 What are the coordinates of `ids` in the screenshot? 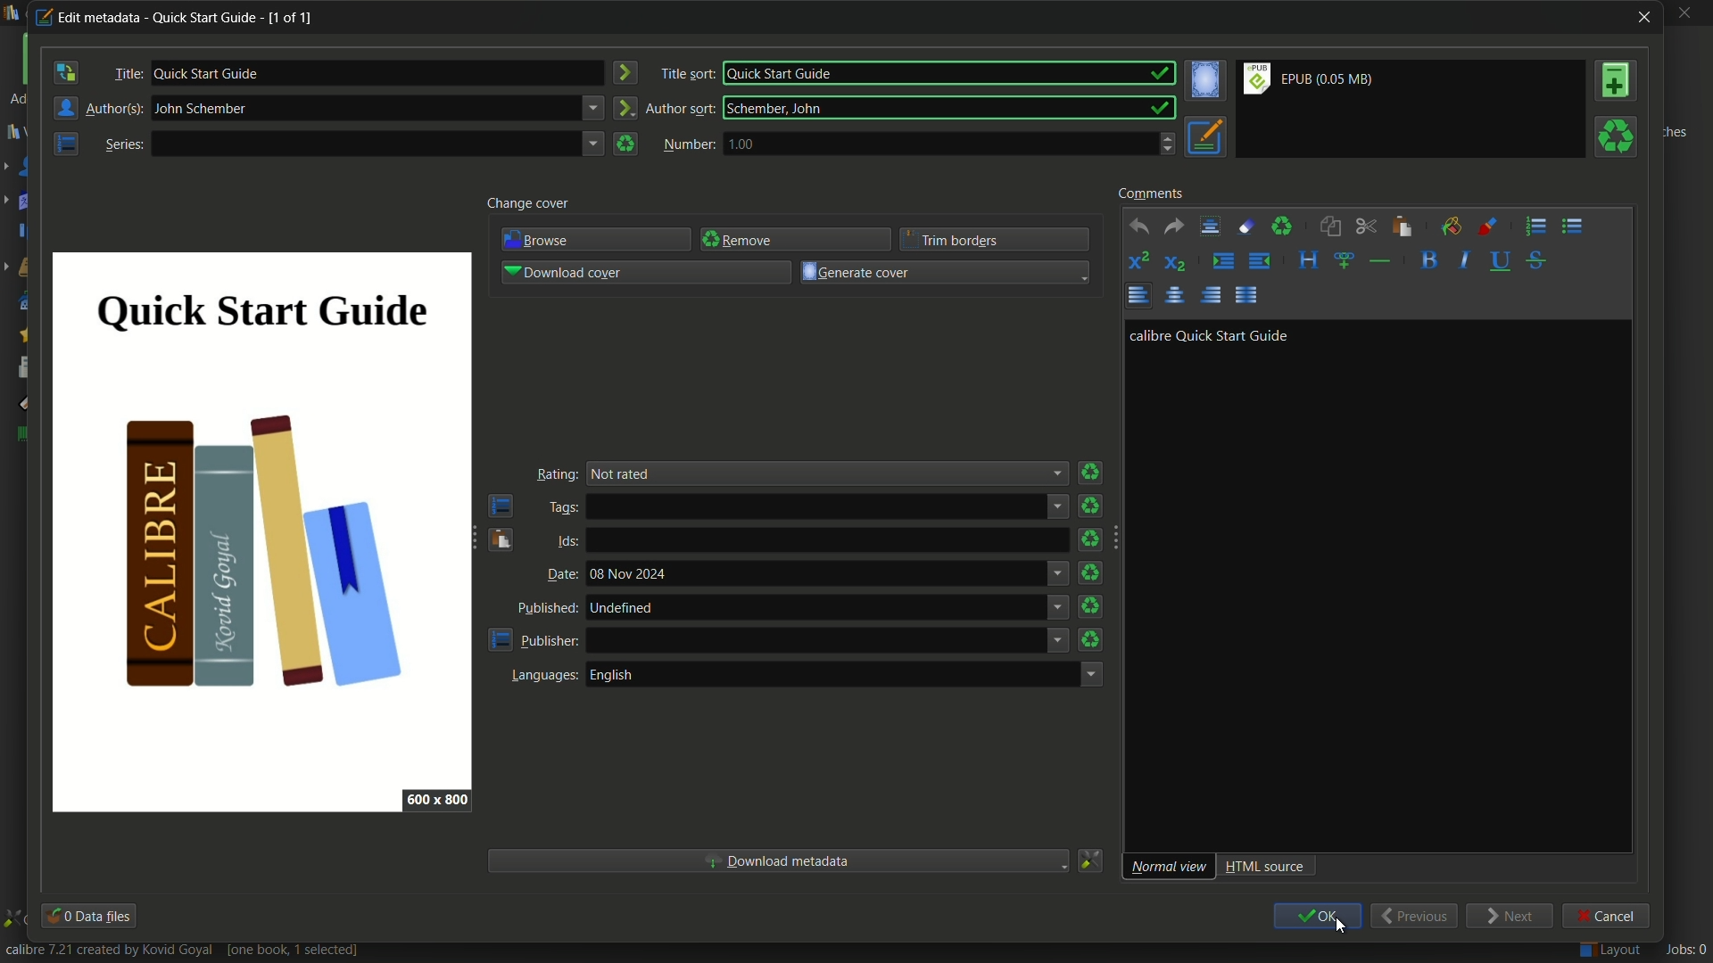 It's located at (567, 543).